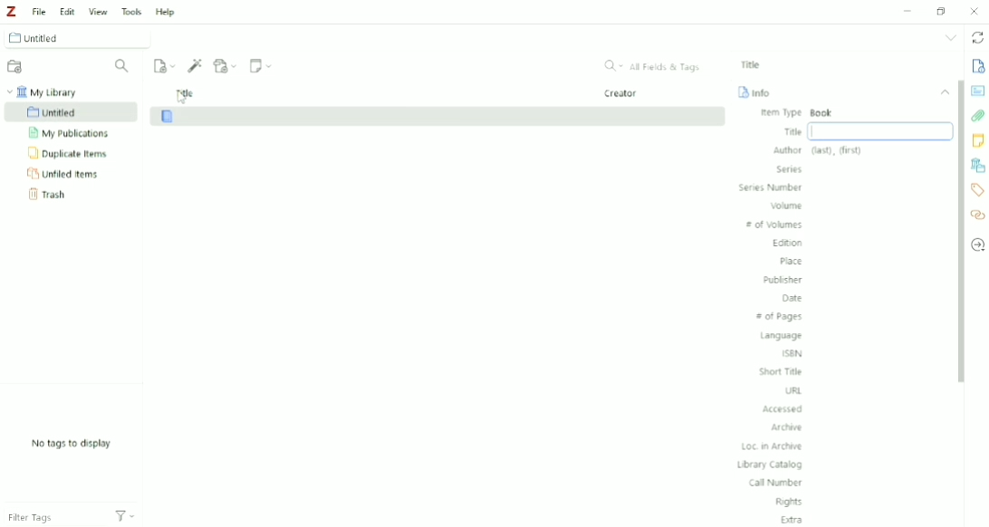 The width and height of the screenshot is (989, 527). I want to click on No tags to display, so click(72, 444).